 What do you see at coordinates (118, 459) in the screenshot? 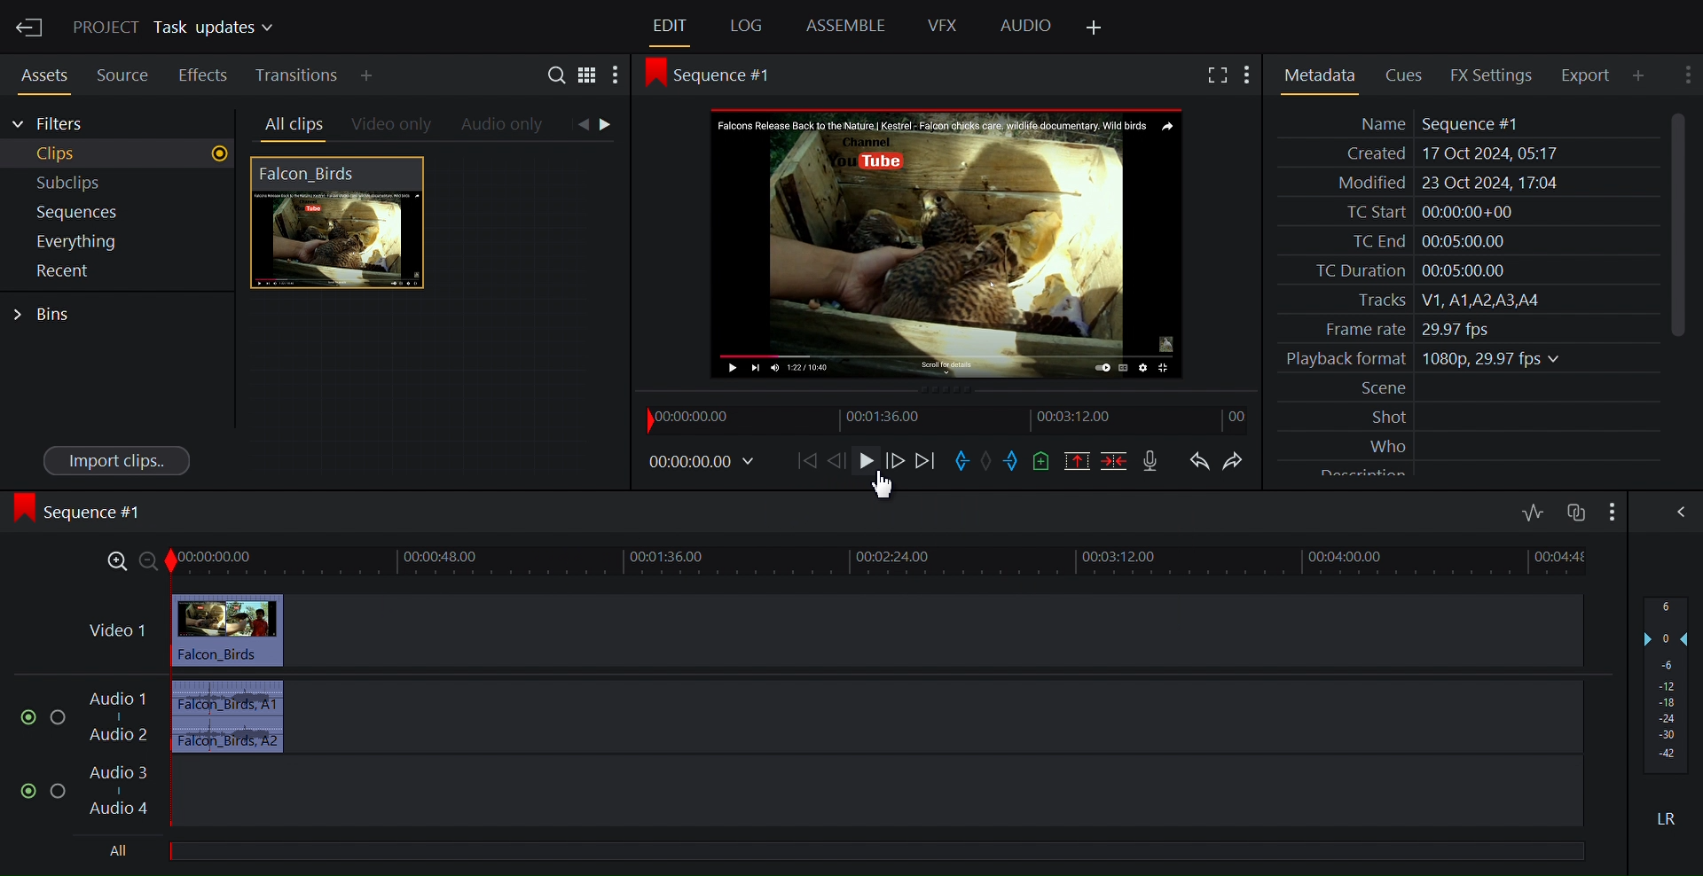
I see `Import clips` at bounding box center [118, 459].